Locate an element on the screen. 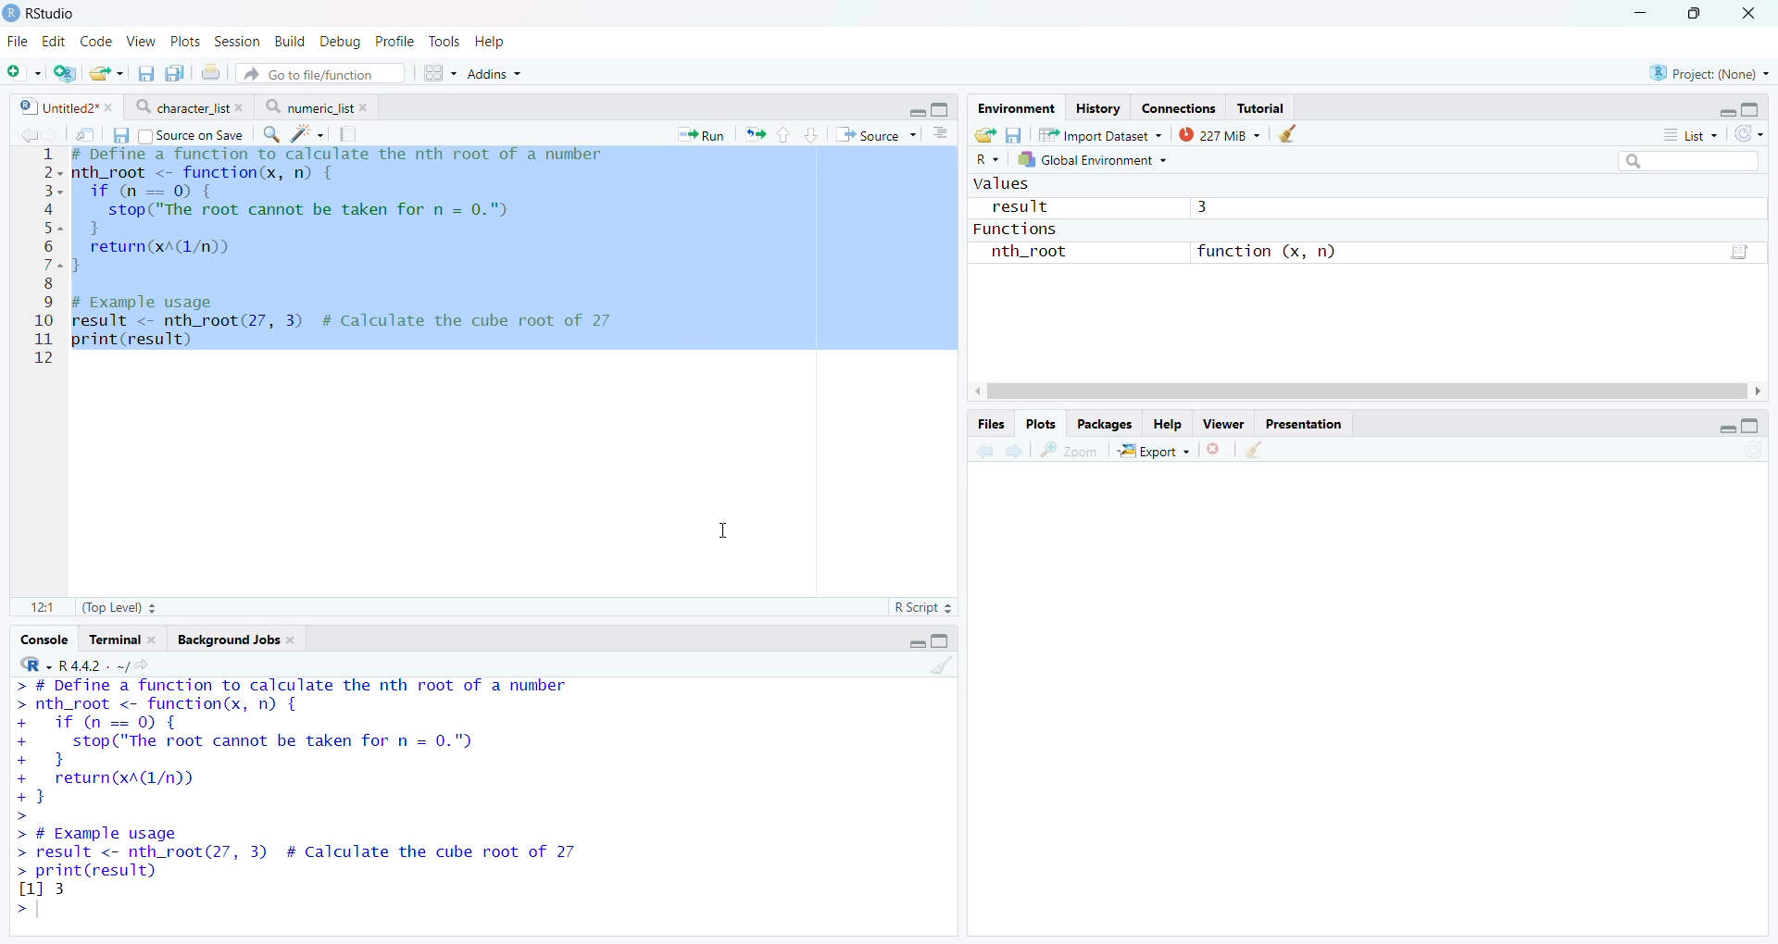 This screenshot has width=1778, height=944. function (x, n) is located at coordinates (1267, 253).